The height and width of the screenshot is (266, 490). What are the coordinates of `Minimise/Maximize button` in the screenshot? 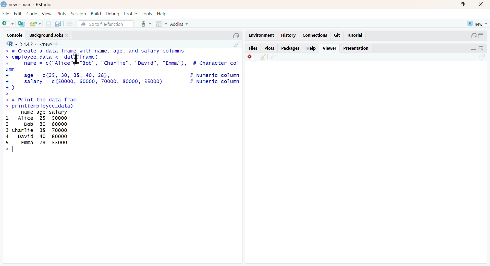 It's located at (478, 36).